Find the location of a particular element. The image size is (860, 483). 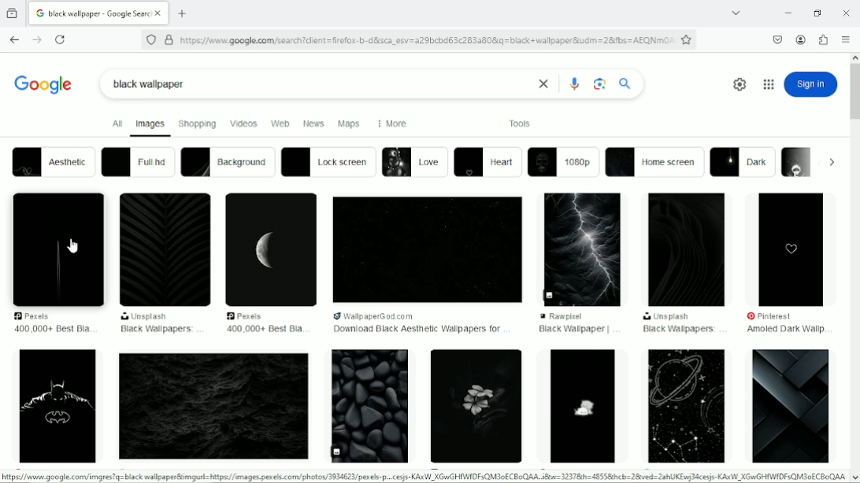

image is located at coordinates (798, 161).